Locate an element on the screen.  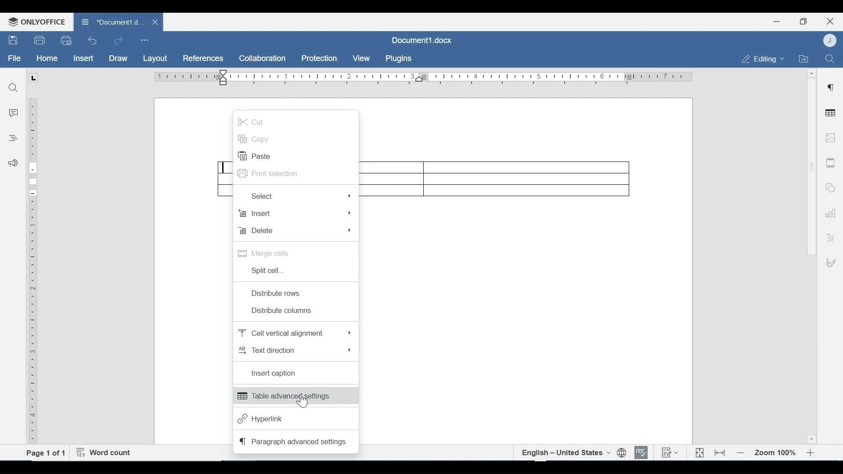
Insert Caption is located at coordinates (276, 373).